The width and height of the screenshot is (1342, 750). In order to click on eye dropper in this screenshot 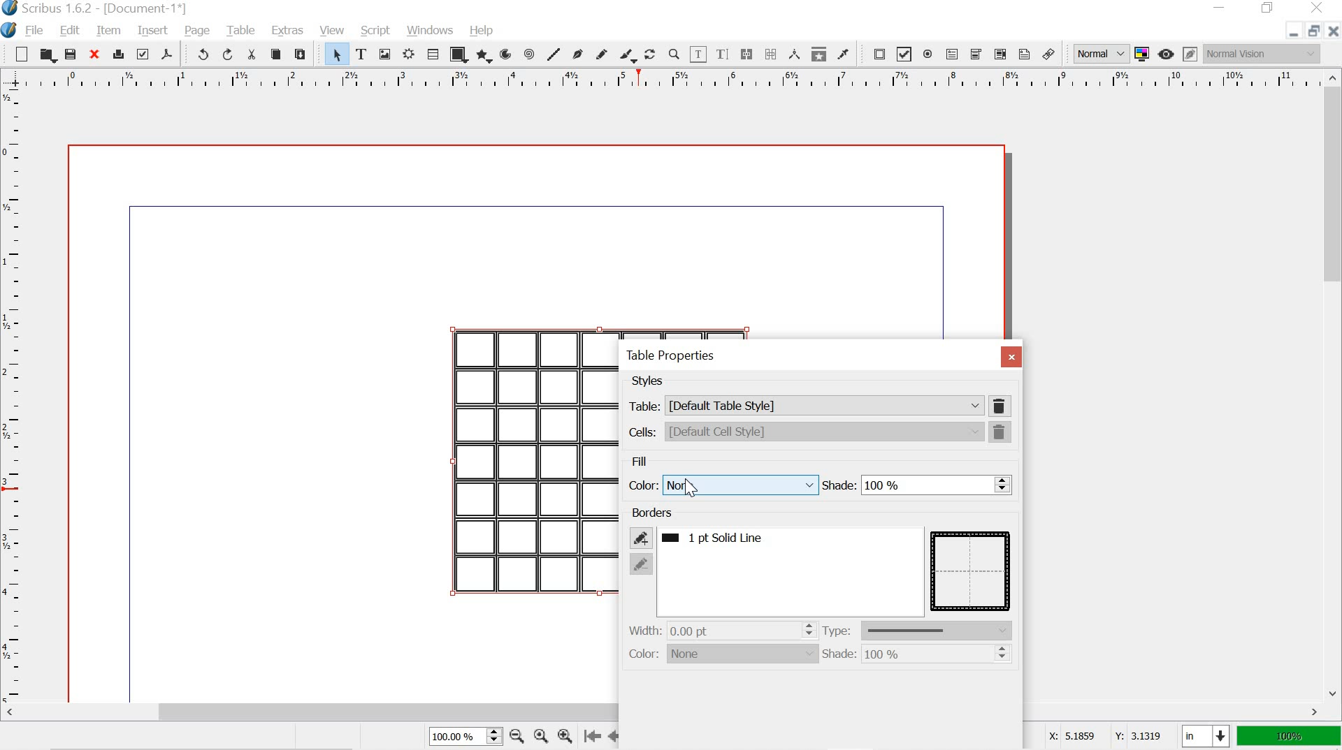, I will do `click(843, 53)`.